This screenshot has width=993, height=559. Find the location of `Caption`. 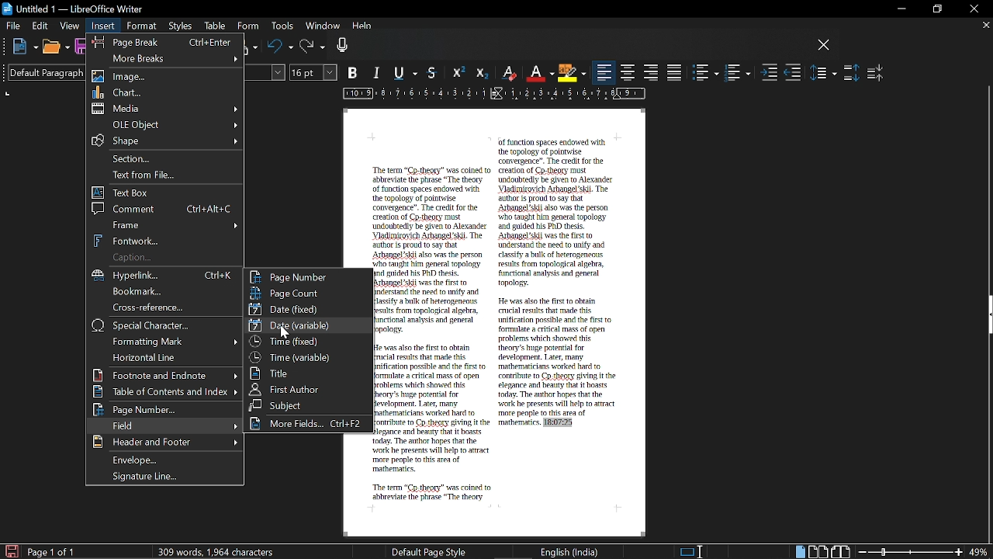

Caption is located at coordinates (164, 258).